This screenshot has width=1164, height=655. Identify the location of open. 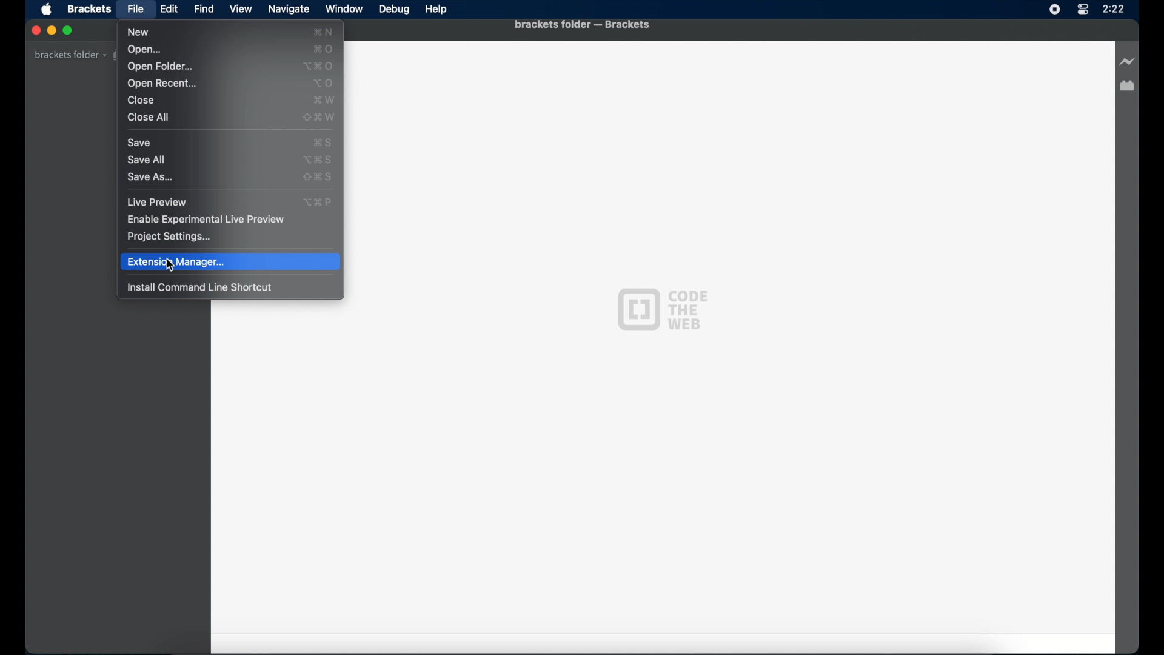
(146, 50).